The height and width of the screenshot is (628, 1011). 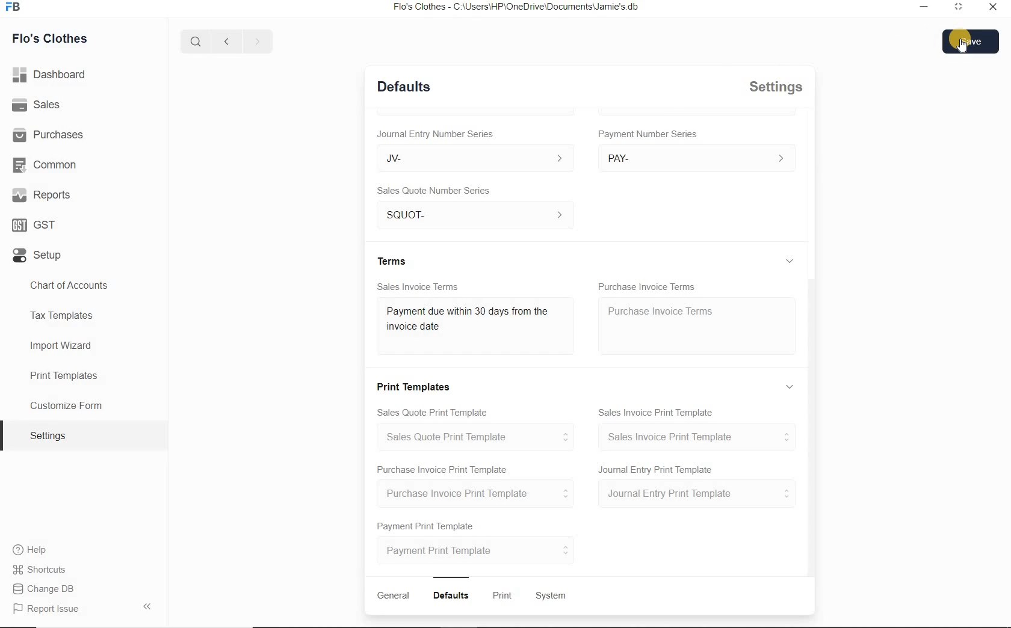 I want to click on Purchase Invoice Print Template, so click(x=443, y=470).